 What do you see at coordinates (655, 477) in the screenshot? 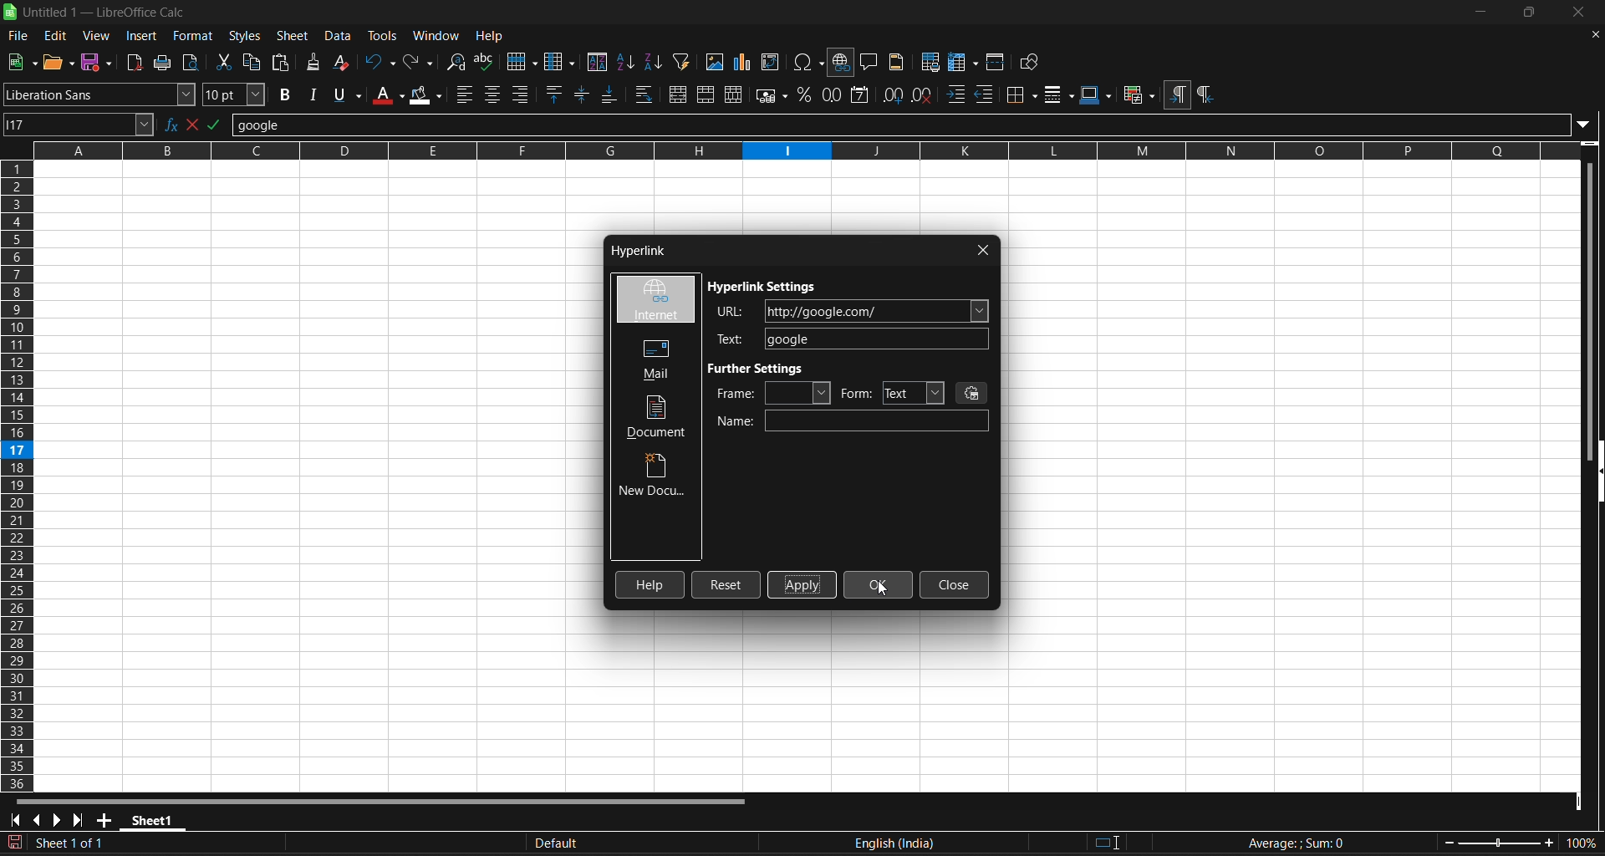
I see `new document` at bounding box center [655, 477].